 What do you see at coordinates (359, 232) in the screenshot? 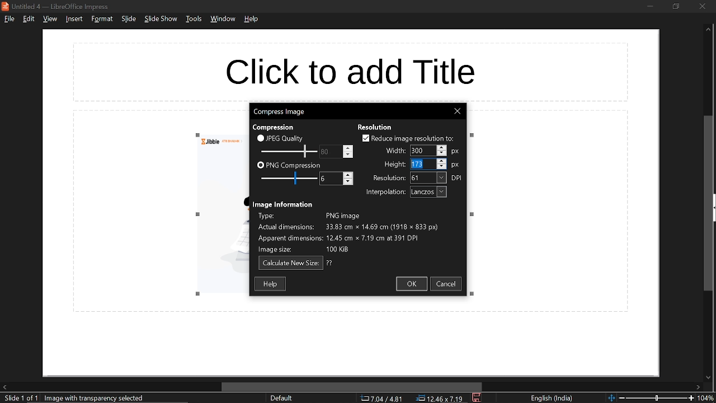
I see `Image information` at bounding box center [359, 232].